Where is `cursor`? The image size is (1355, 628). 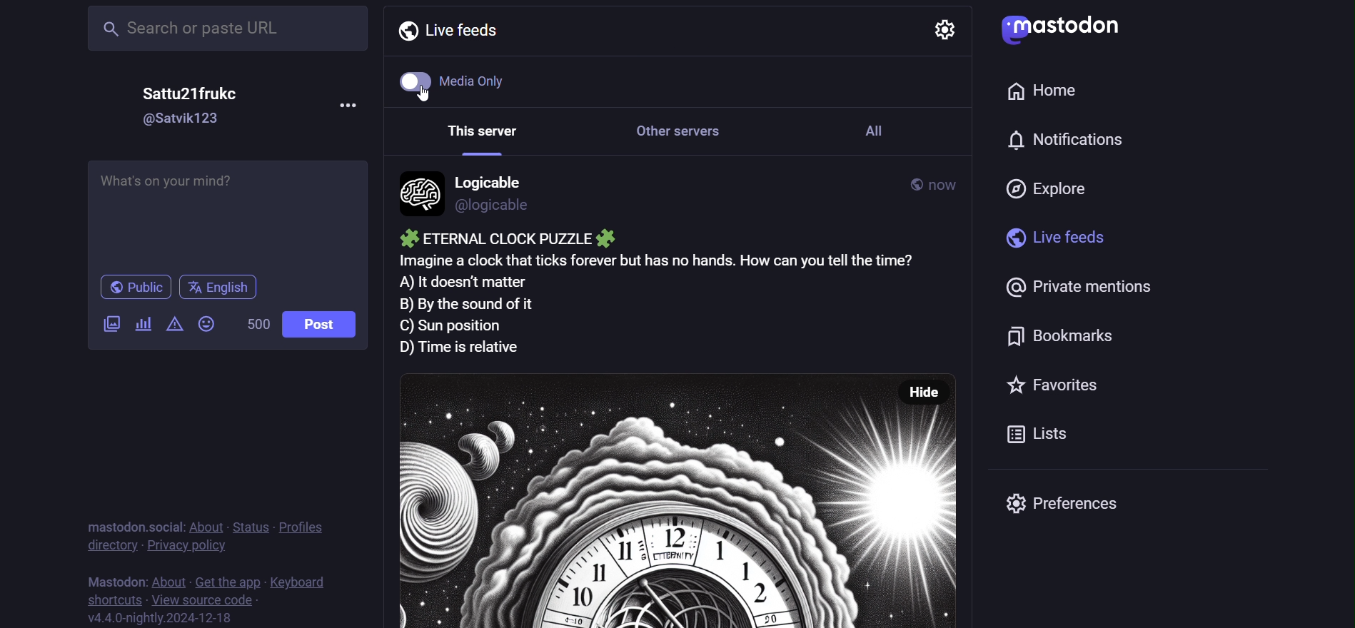
cursor is located at coordinates (428, 96).